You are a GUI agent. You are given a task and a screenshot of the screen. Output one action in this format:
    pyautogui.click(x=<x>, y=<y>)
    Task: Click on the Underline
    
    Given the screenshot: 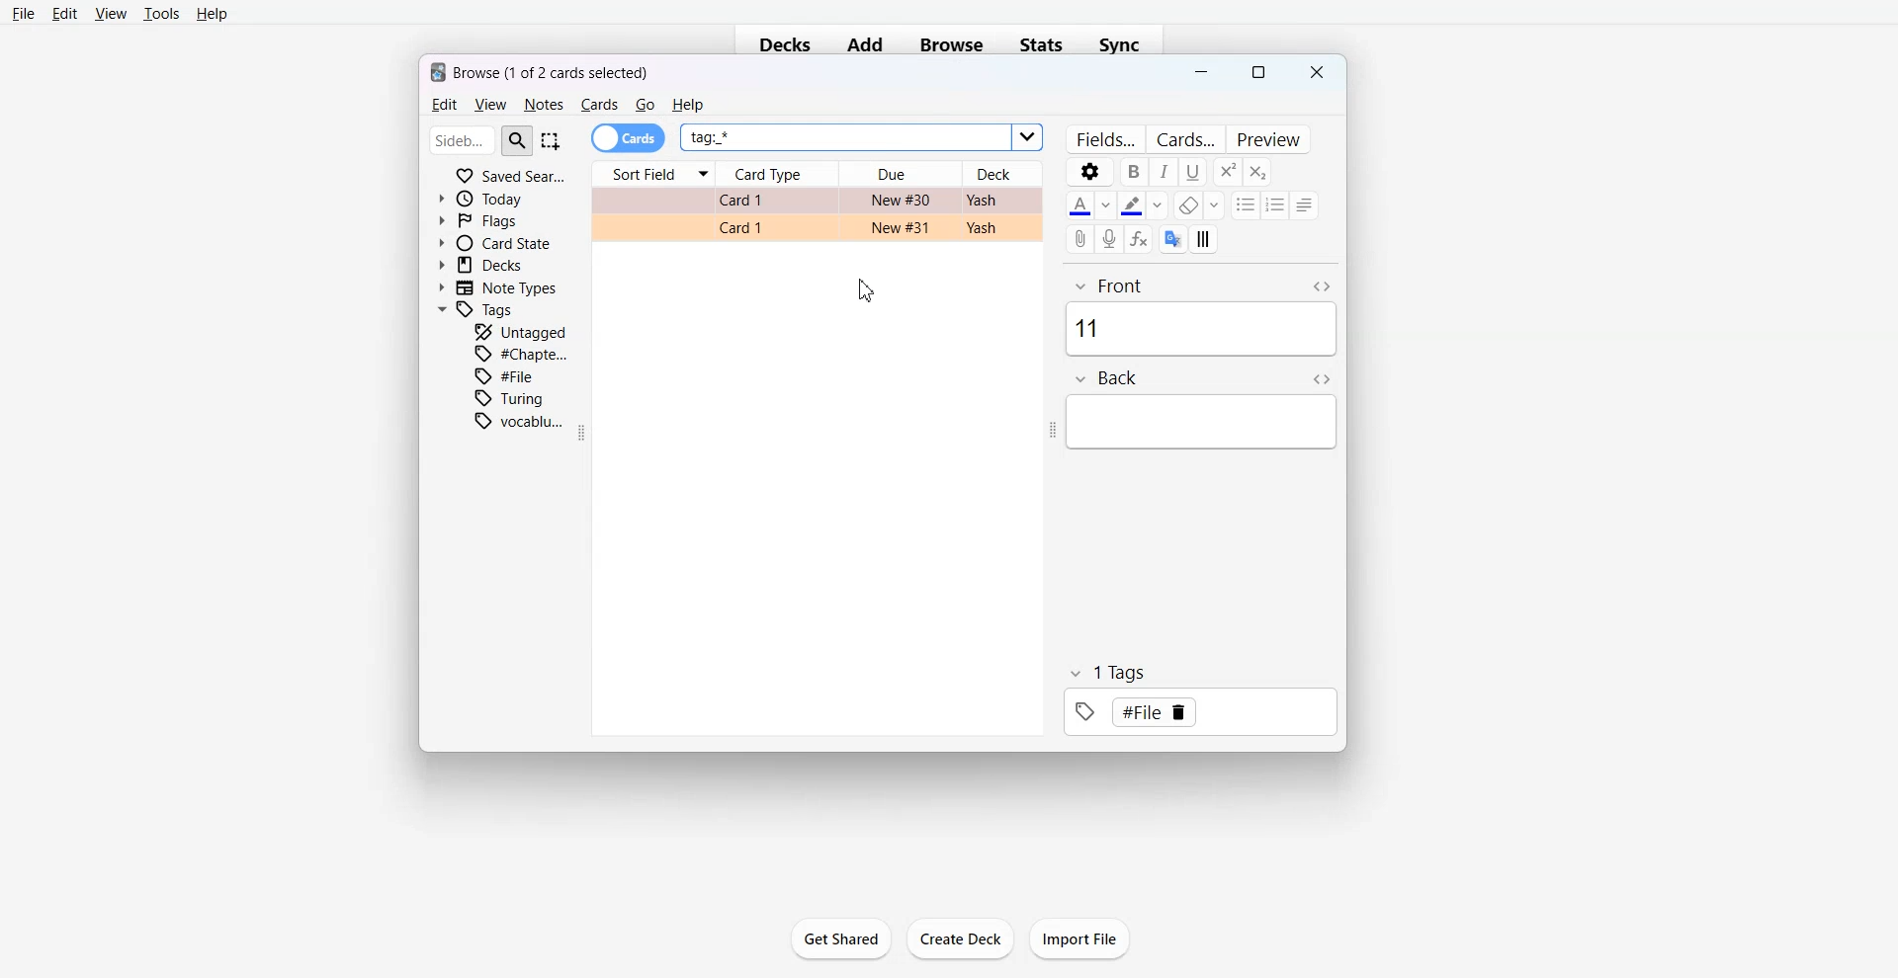 What is the action you would take?
    pyautogui.click(x=1193, y=171)
    